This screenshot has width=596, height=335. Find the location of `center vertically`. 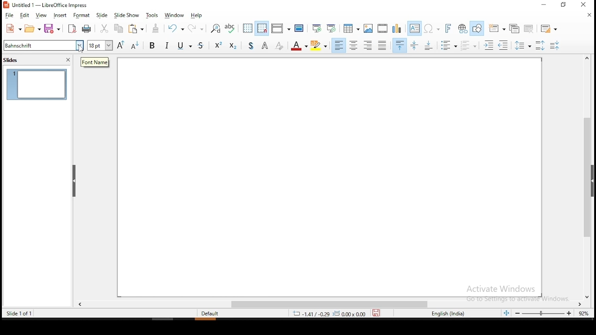

center vertically is located at coordinates (415, 45).